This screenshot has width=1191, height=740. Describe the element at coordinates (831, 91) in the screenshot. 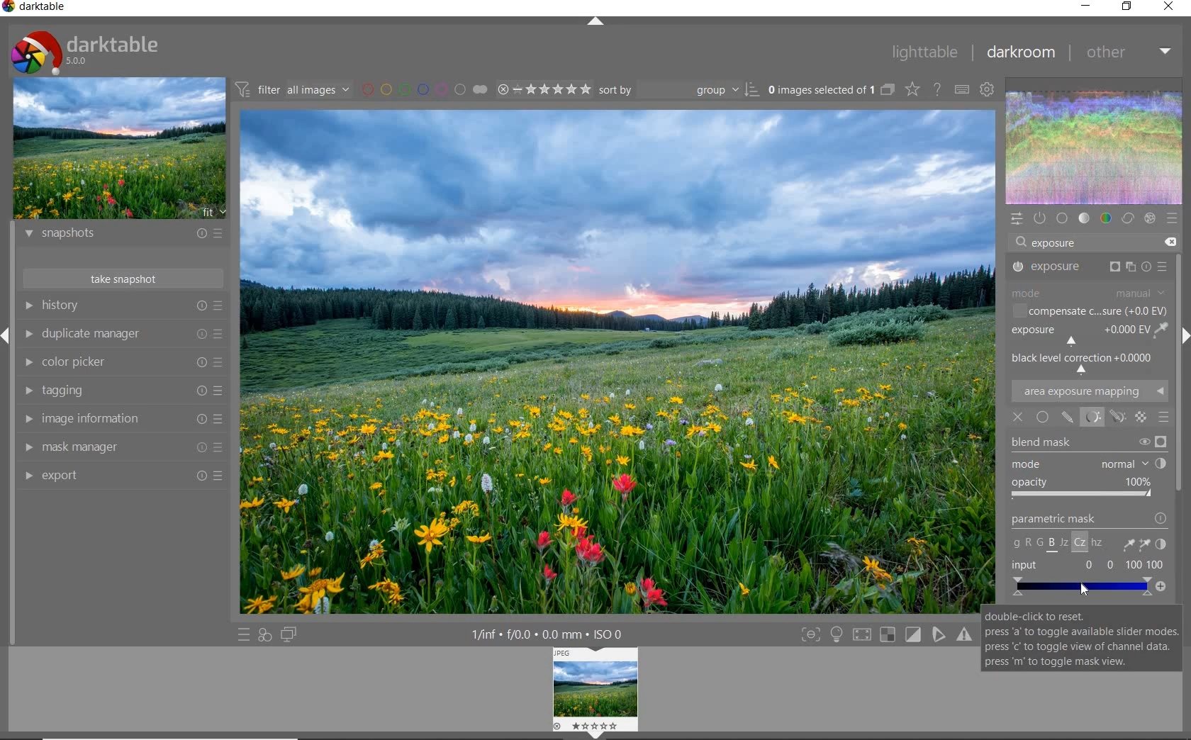

I see `expand grouped images` at that location.